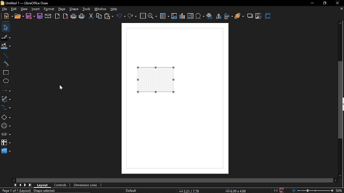  I want to click on undo, so click(121, 16).